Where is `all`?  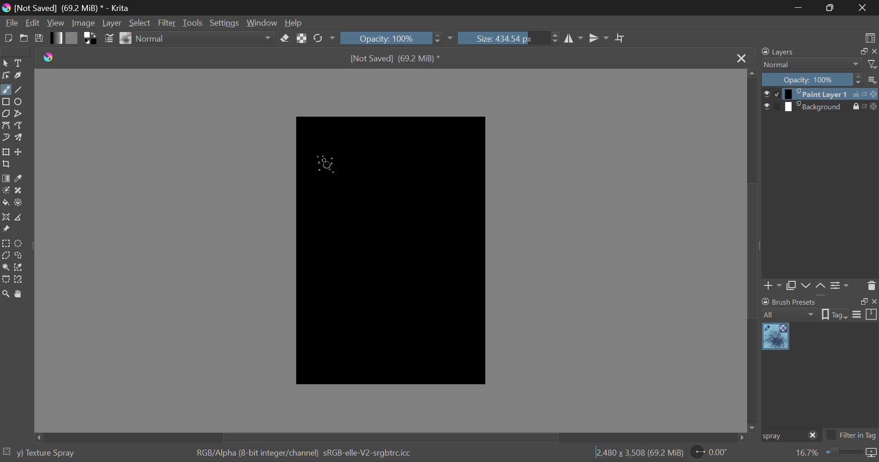 all is located at coordinates (791, 315).